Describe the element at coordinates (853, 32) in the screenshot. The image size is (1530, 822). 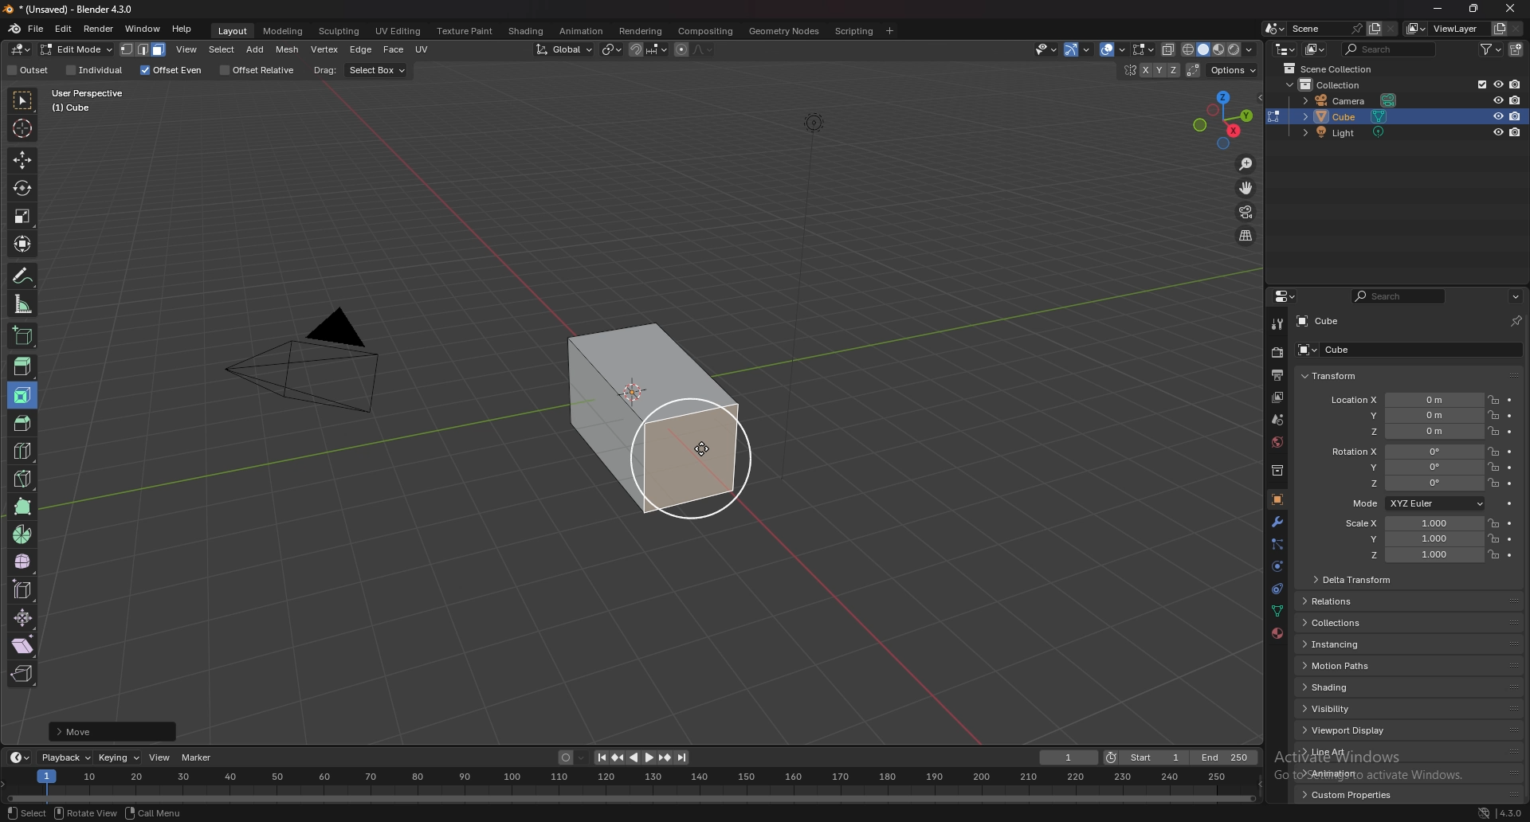
I see `scripting` at that location.